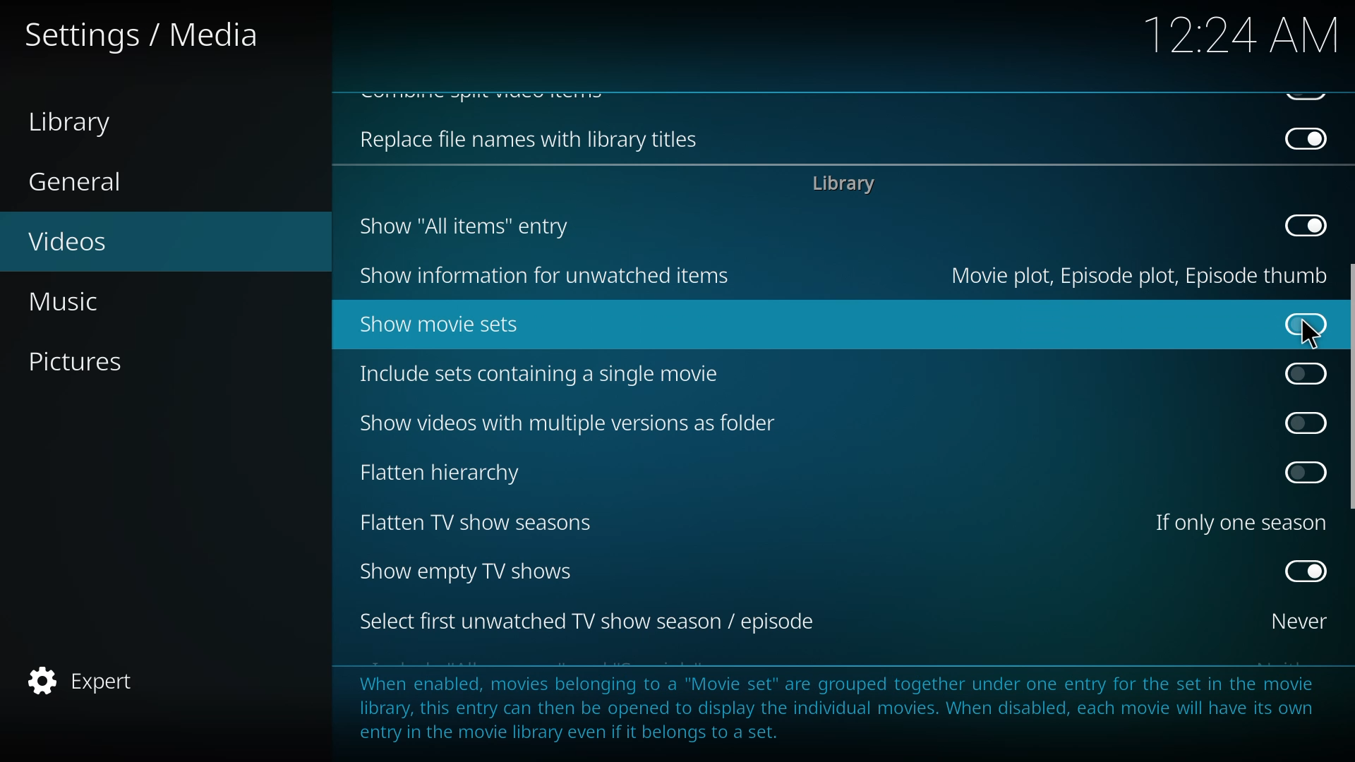  What do you see at coordinates (847, 707) in the screenshot?
I see `info` at bounding box center [847, 707].